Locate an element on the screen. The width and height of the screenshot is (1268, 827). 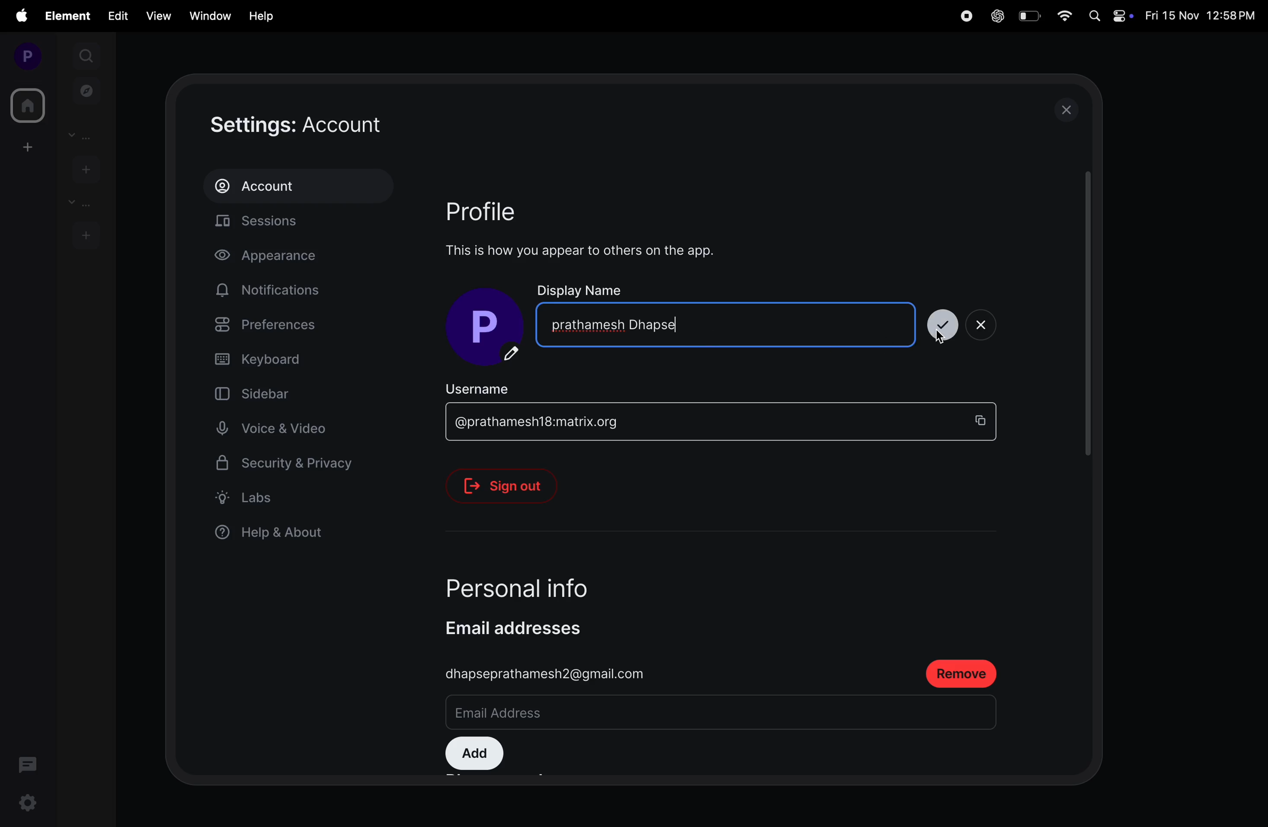
search1 is located at coordinates (87, 54).